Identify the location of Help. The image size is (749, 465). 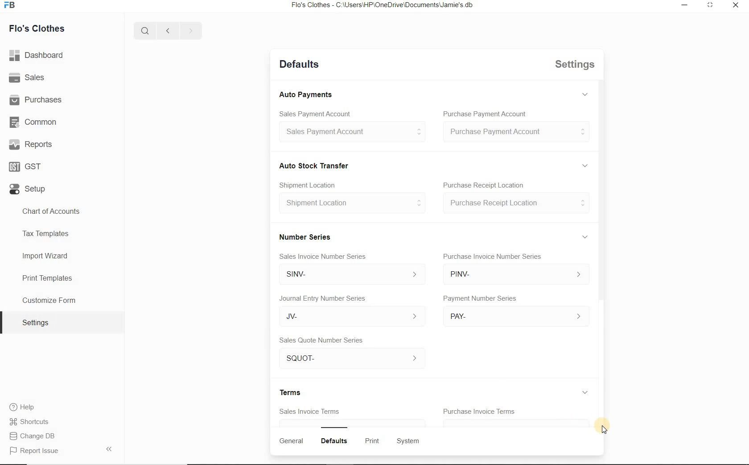
(25, 408).